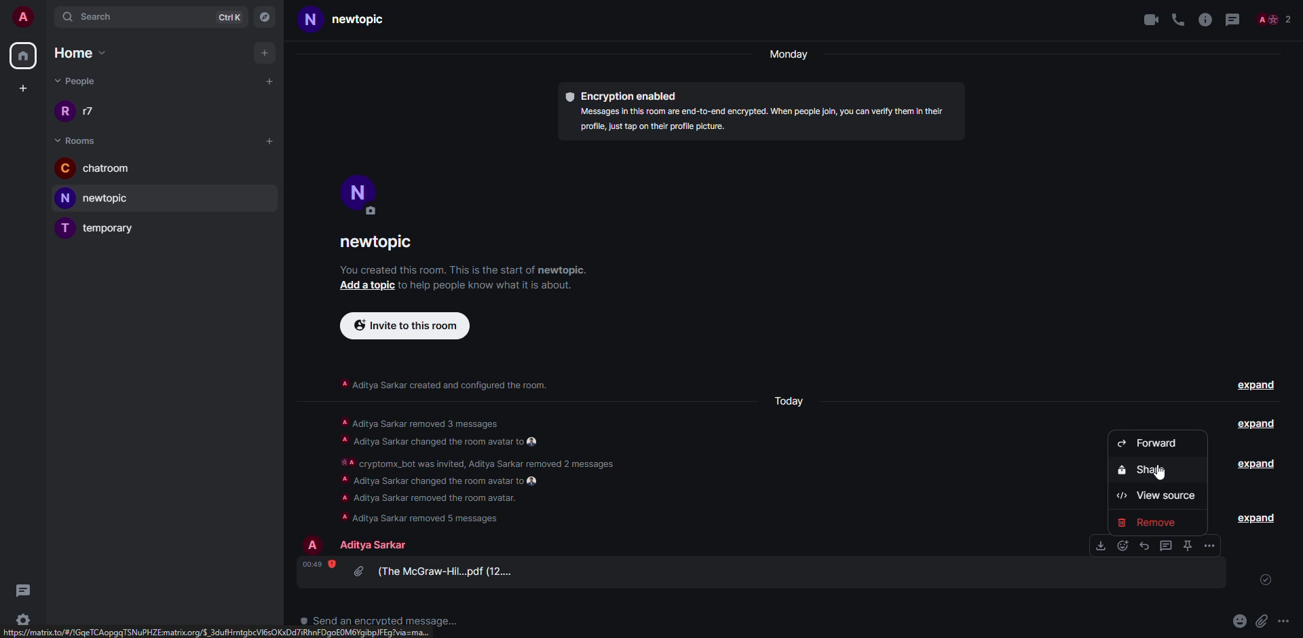 The height and width of the screenshot is (638, 1303). Describe the element at coordinates (1158, 523) in the screenshot. I see `remove` at that location.